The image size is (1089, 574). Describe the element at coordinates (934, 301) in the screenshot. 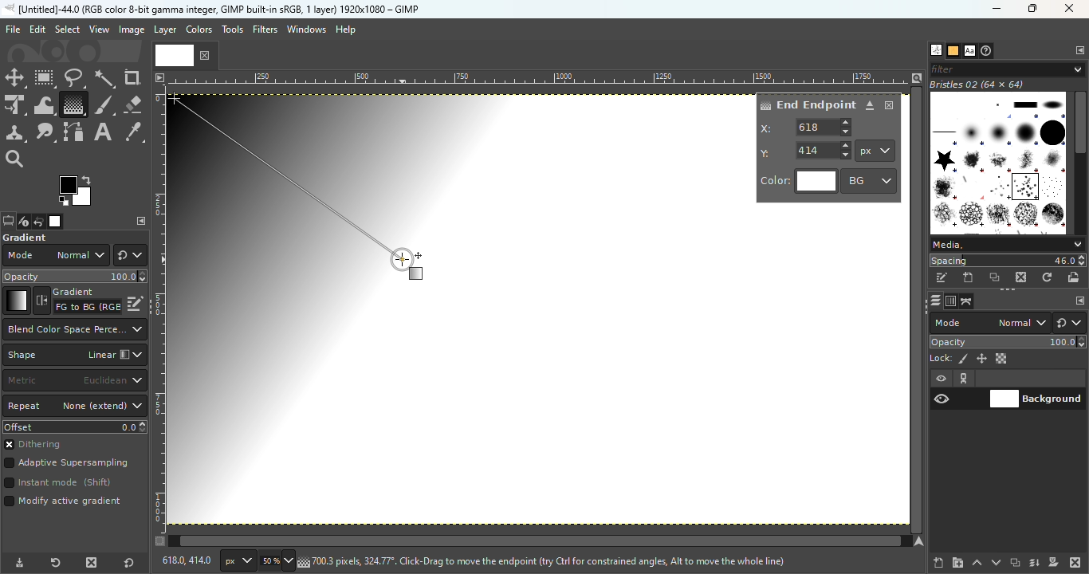

I see `Open the layers dialog` at that location.